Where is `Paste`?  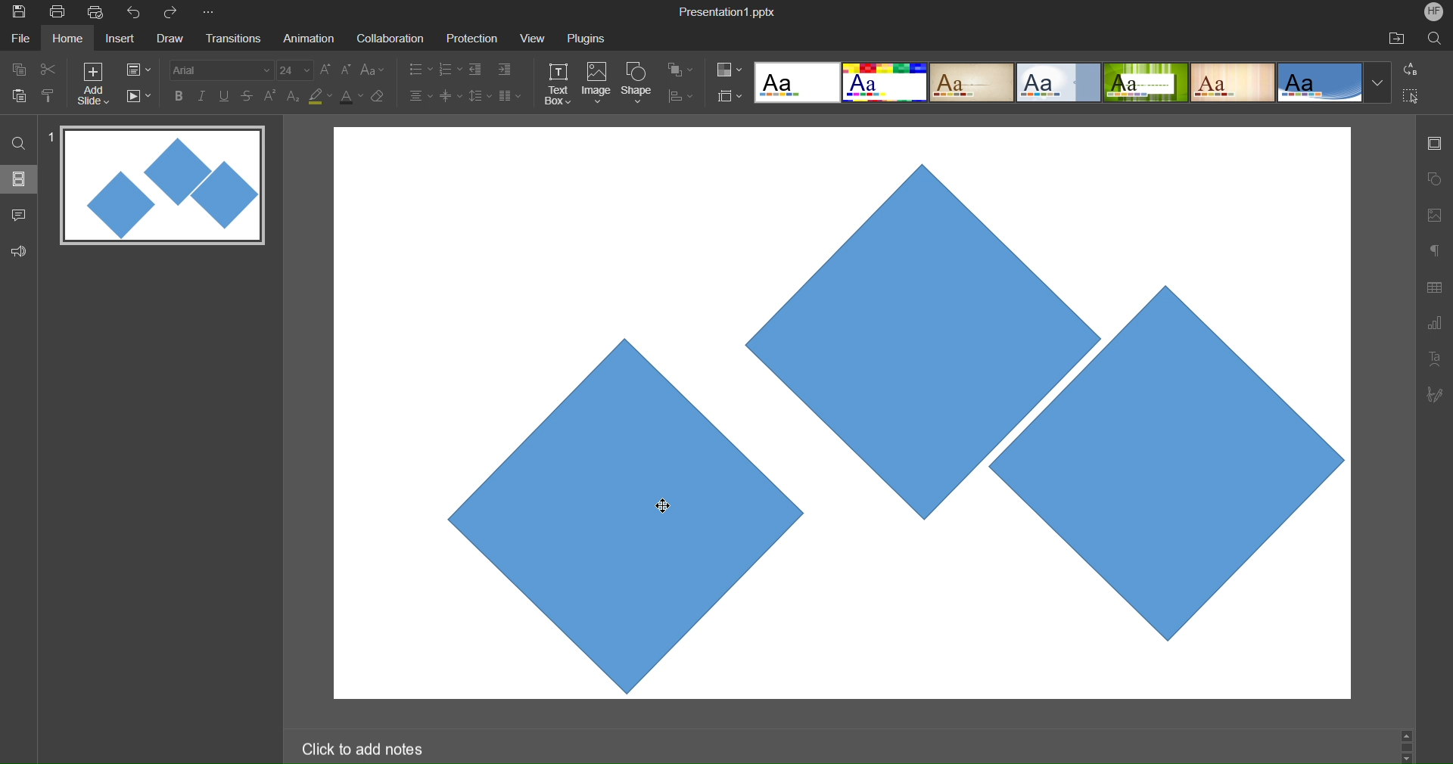
Paste is located at coordinates (20, 94).